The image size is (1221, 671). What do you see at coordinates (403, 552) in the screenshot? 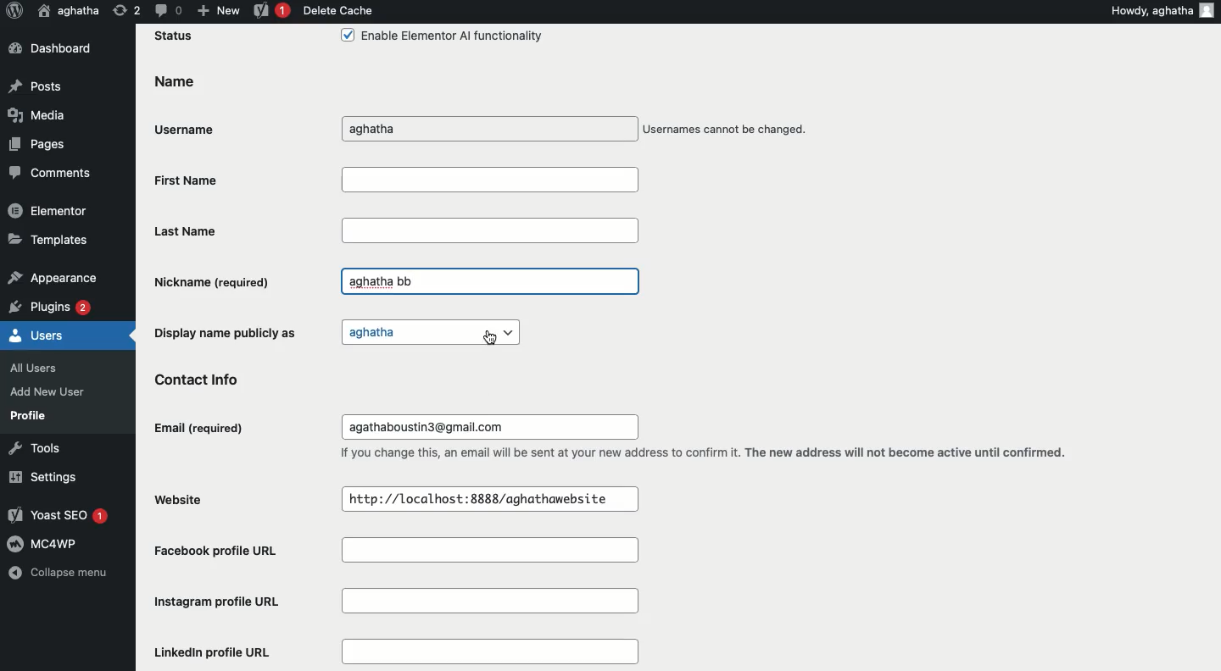
I see `Facebook profile URL` at bounding box center [403, 552].